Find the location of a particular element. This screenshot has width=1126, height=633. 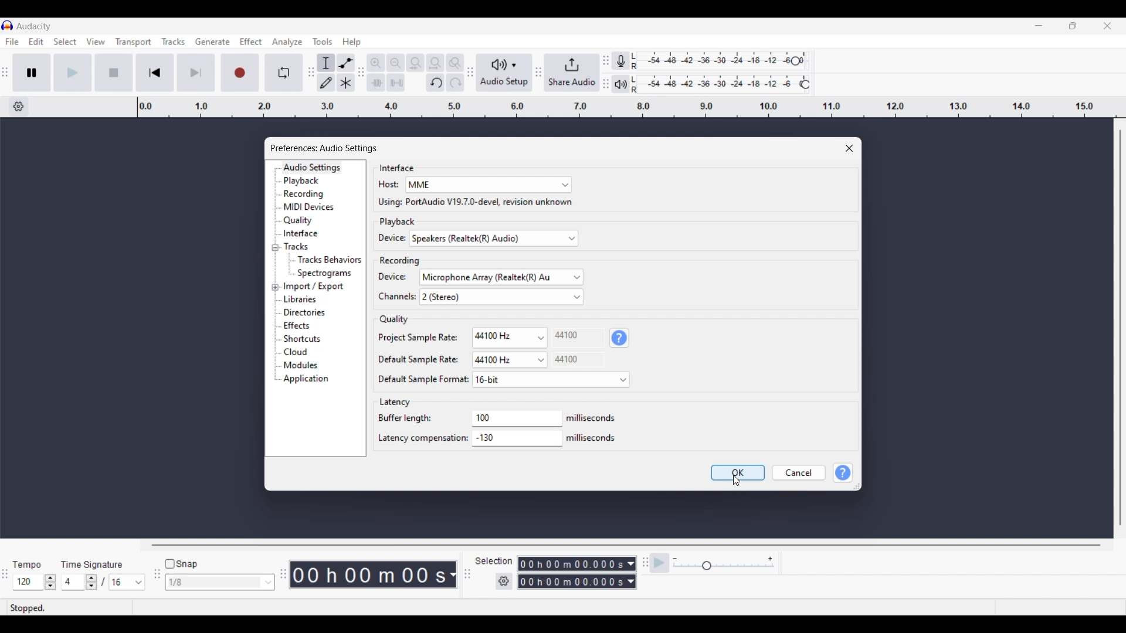

Close interface is located at coordinates (1107, 25).